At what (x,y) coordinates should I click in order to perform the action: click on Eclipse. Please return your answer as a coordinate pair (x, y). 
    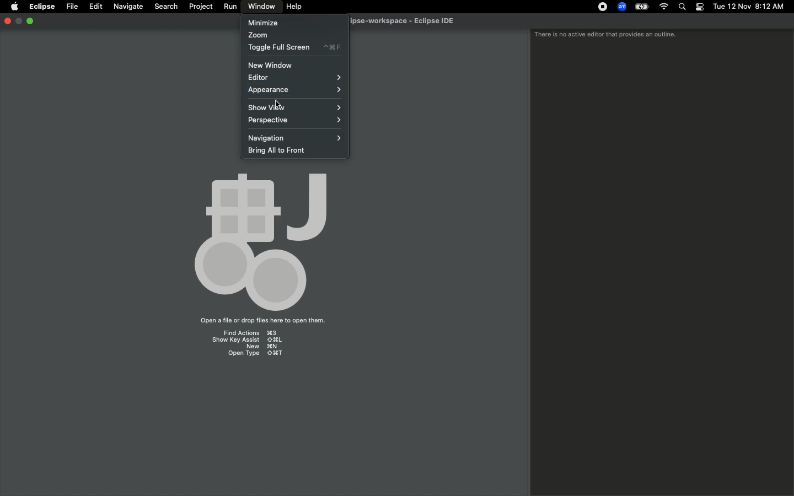
    Looking at the image, I should click on (42, 7).